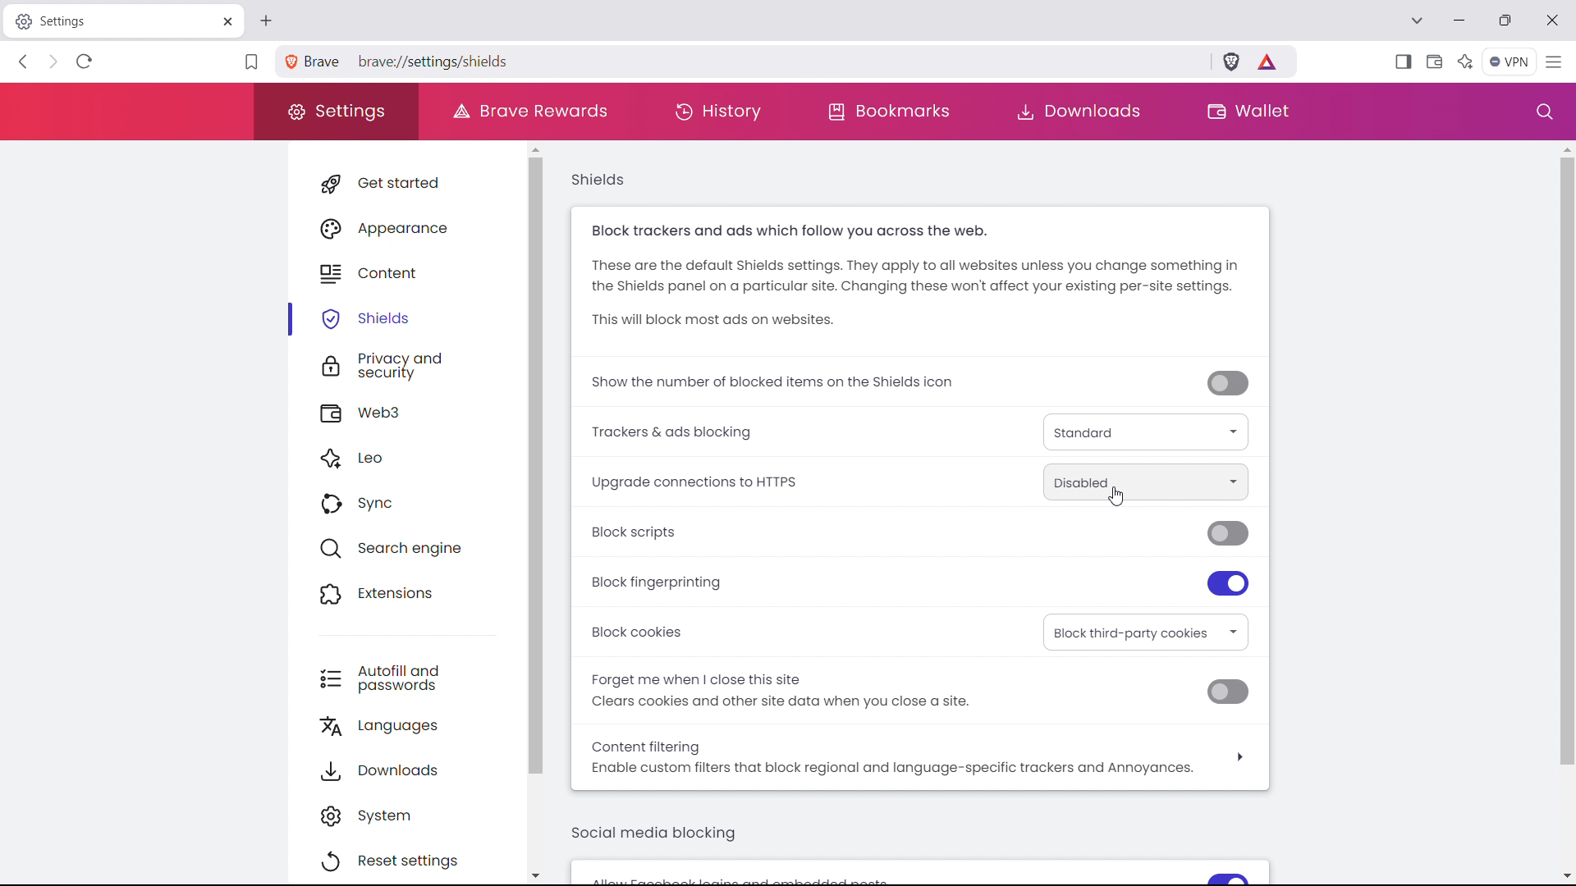 The image size is (1576, 886). Describe the element at coordinates (416, 270) in the screenshot. I see `content` at that location.